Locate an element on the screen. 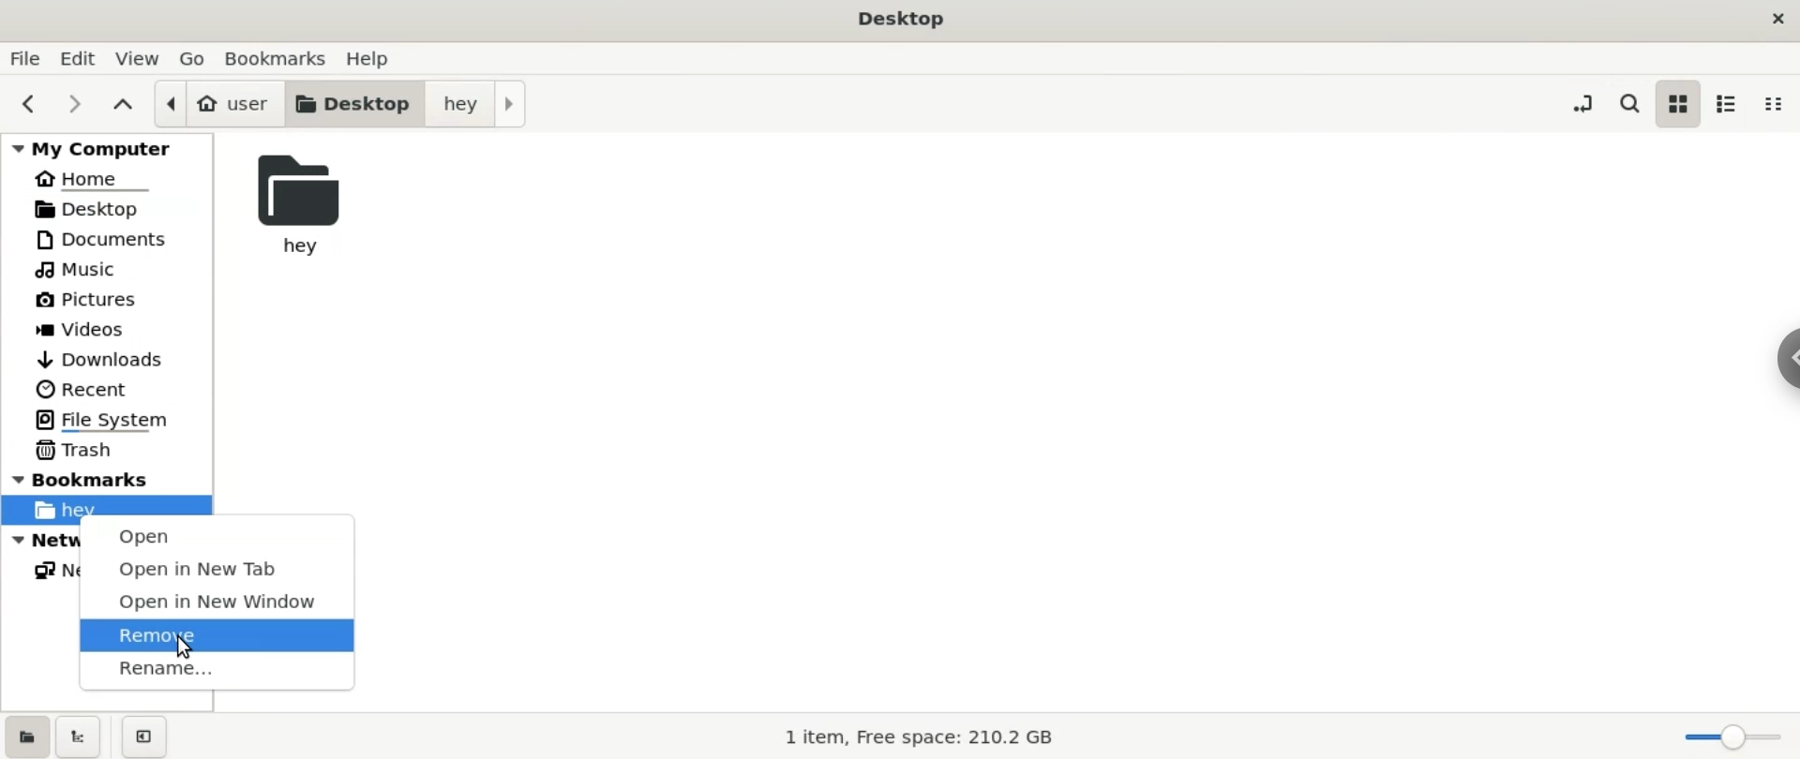 This screenshot has height=759, width=1800. chrome options is located at coordinates (1781, 360).